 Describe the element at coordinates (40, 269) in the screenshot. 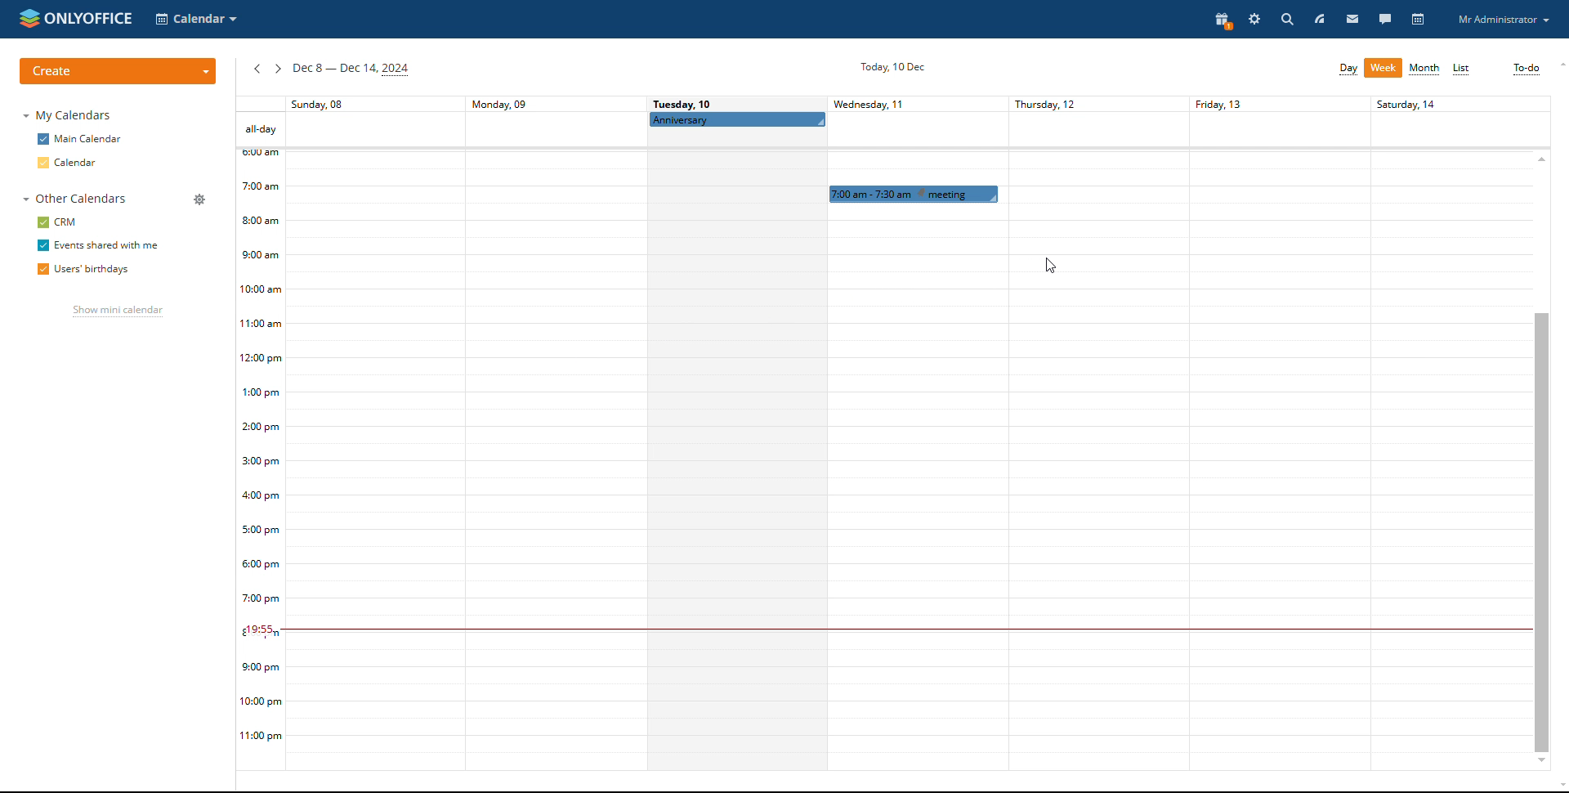

I see `checkbox` at that location.